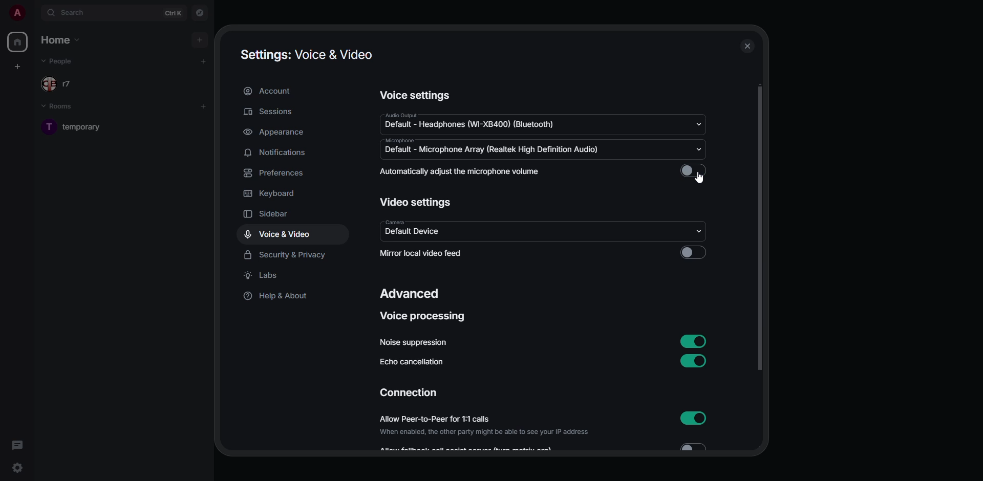  Describe the element at coordinates (35, 12) in the screenshot. I see `expand` at that location.